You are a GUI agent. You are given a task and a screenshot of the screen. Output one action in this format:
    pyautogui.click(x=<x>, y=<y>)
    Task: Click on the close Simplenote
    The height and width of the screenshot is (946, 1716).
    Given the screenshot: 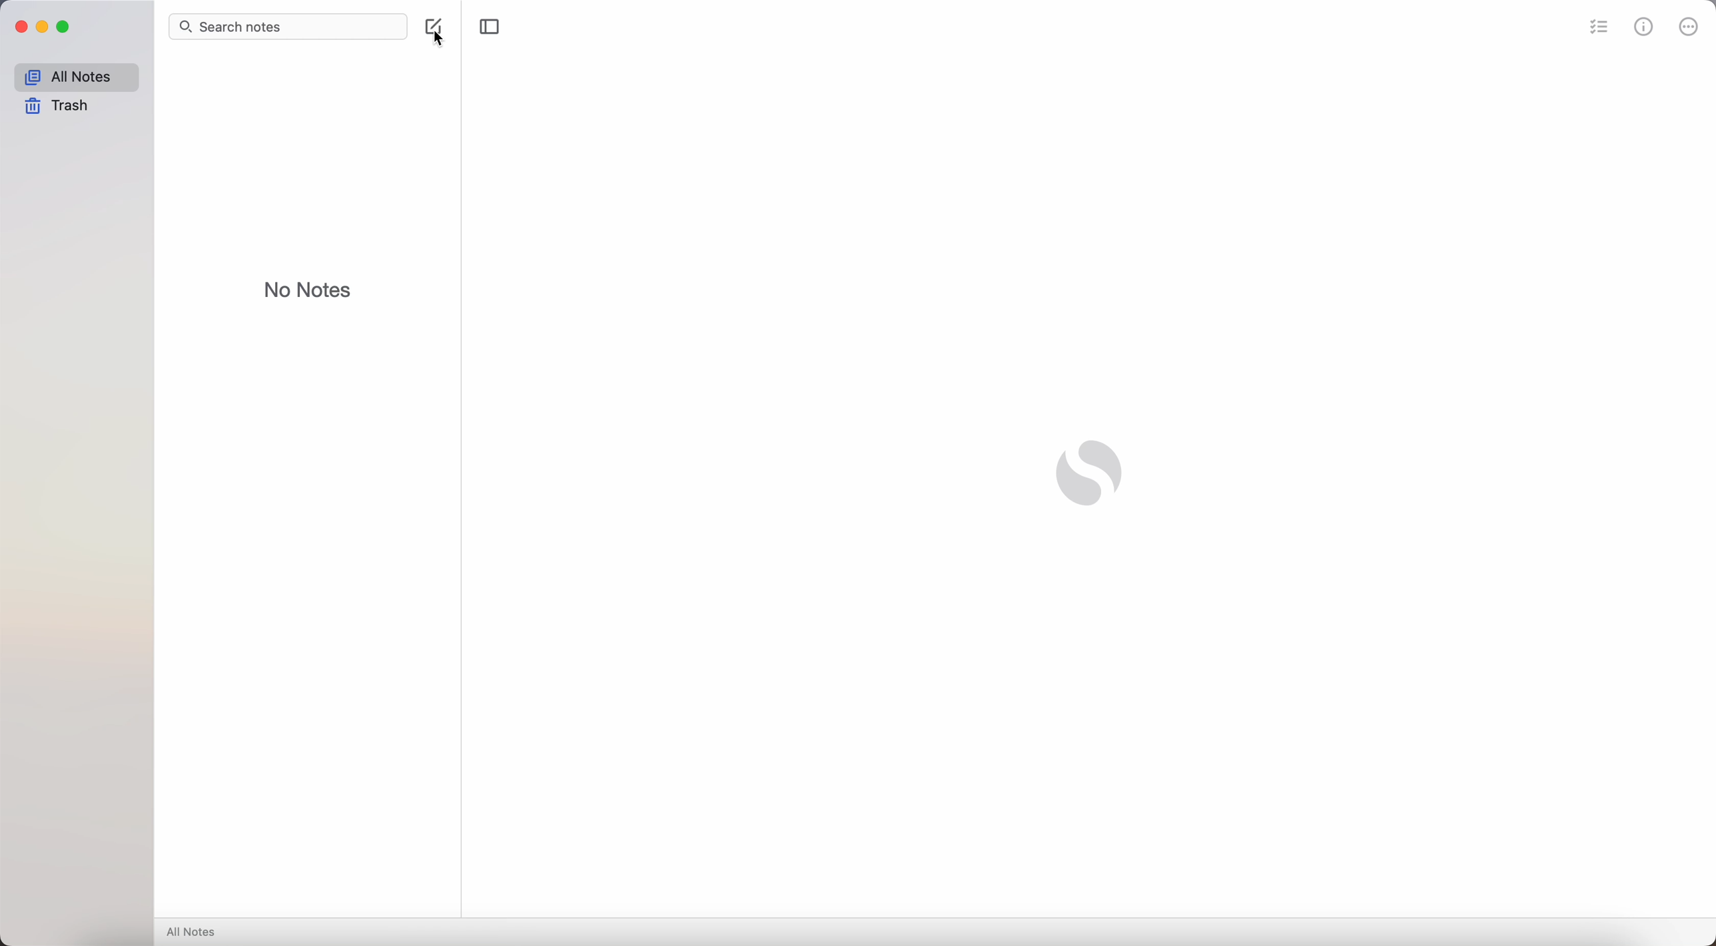 What is the action you would take?
    pyautogui.click(x=21, y=27)
    